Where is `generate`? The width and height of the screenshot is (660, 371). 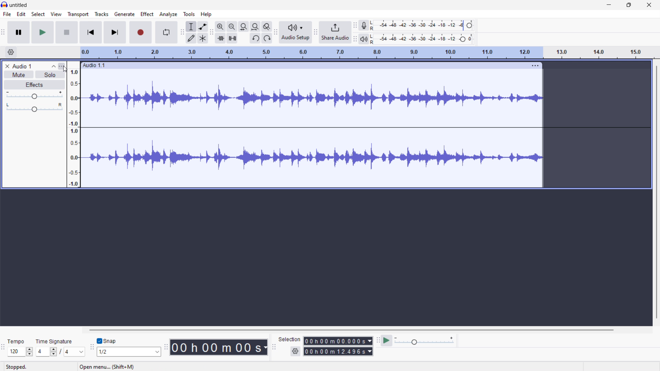
generate is located at coordinates (124, 14).